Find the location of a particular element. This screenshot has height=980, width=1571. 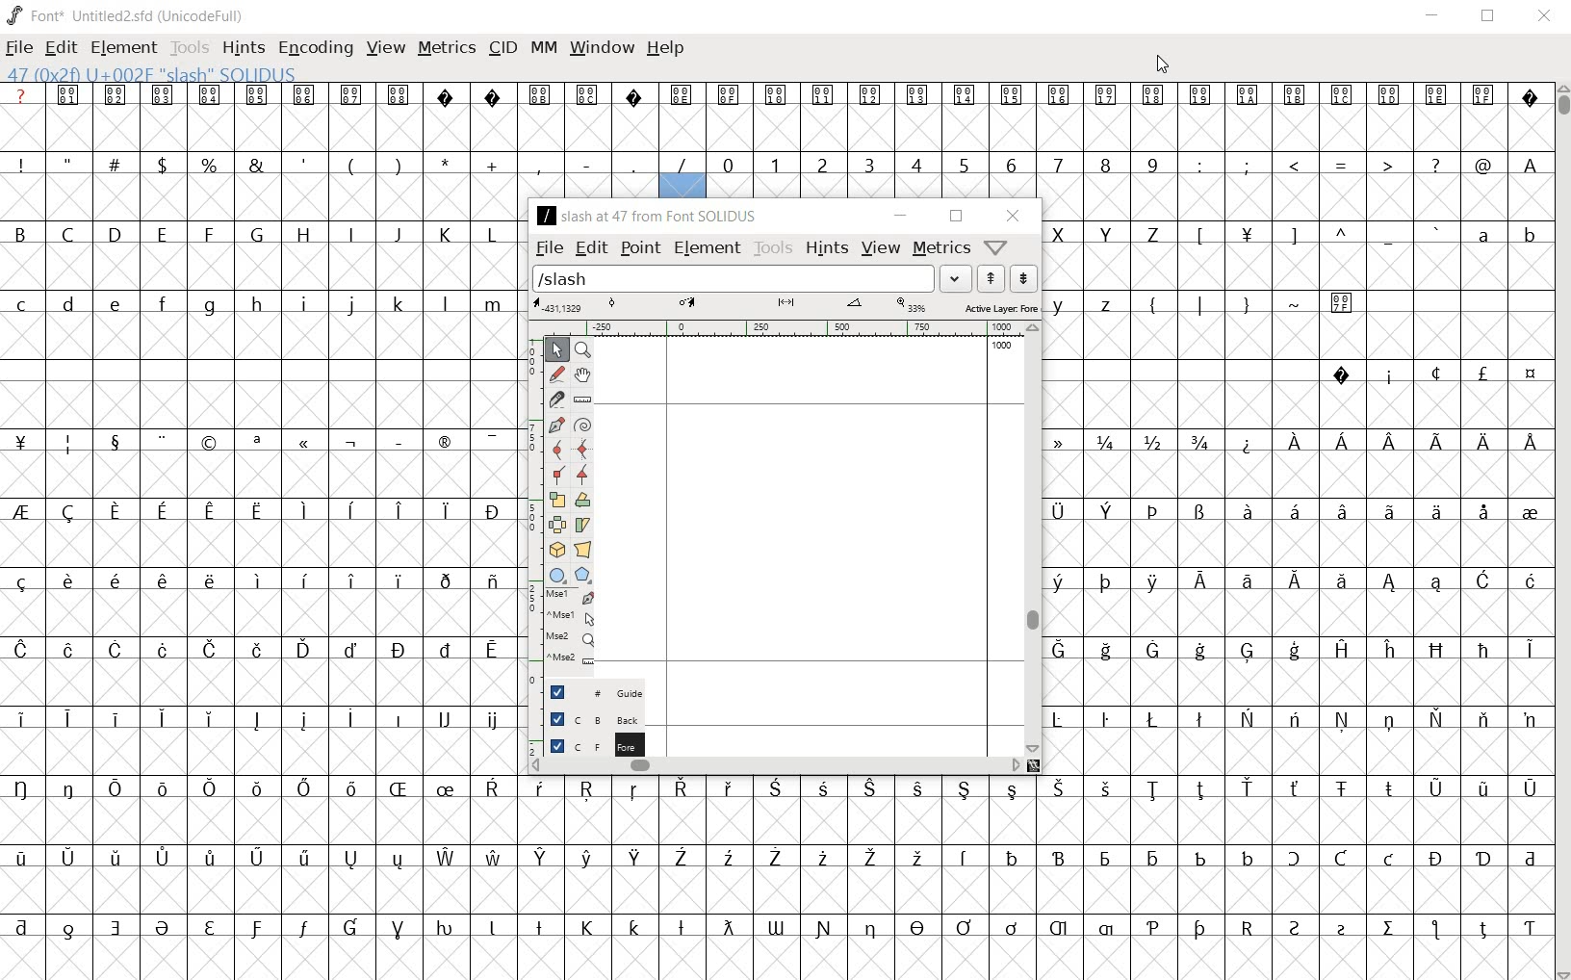

47(0*2f)U+002F "SLASH" SOLIDUS is located at coordinates (682, 186).